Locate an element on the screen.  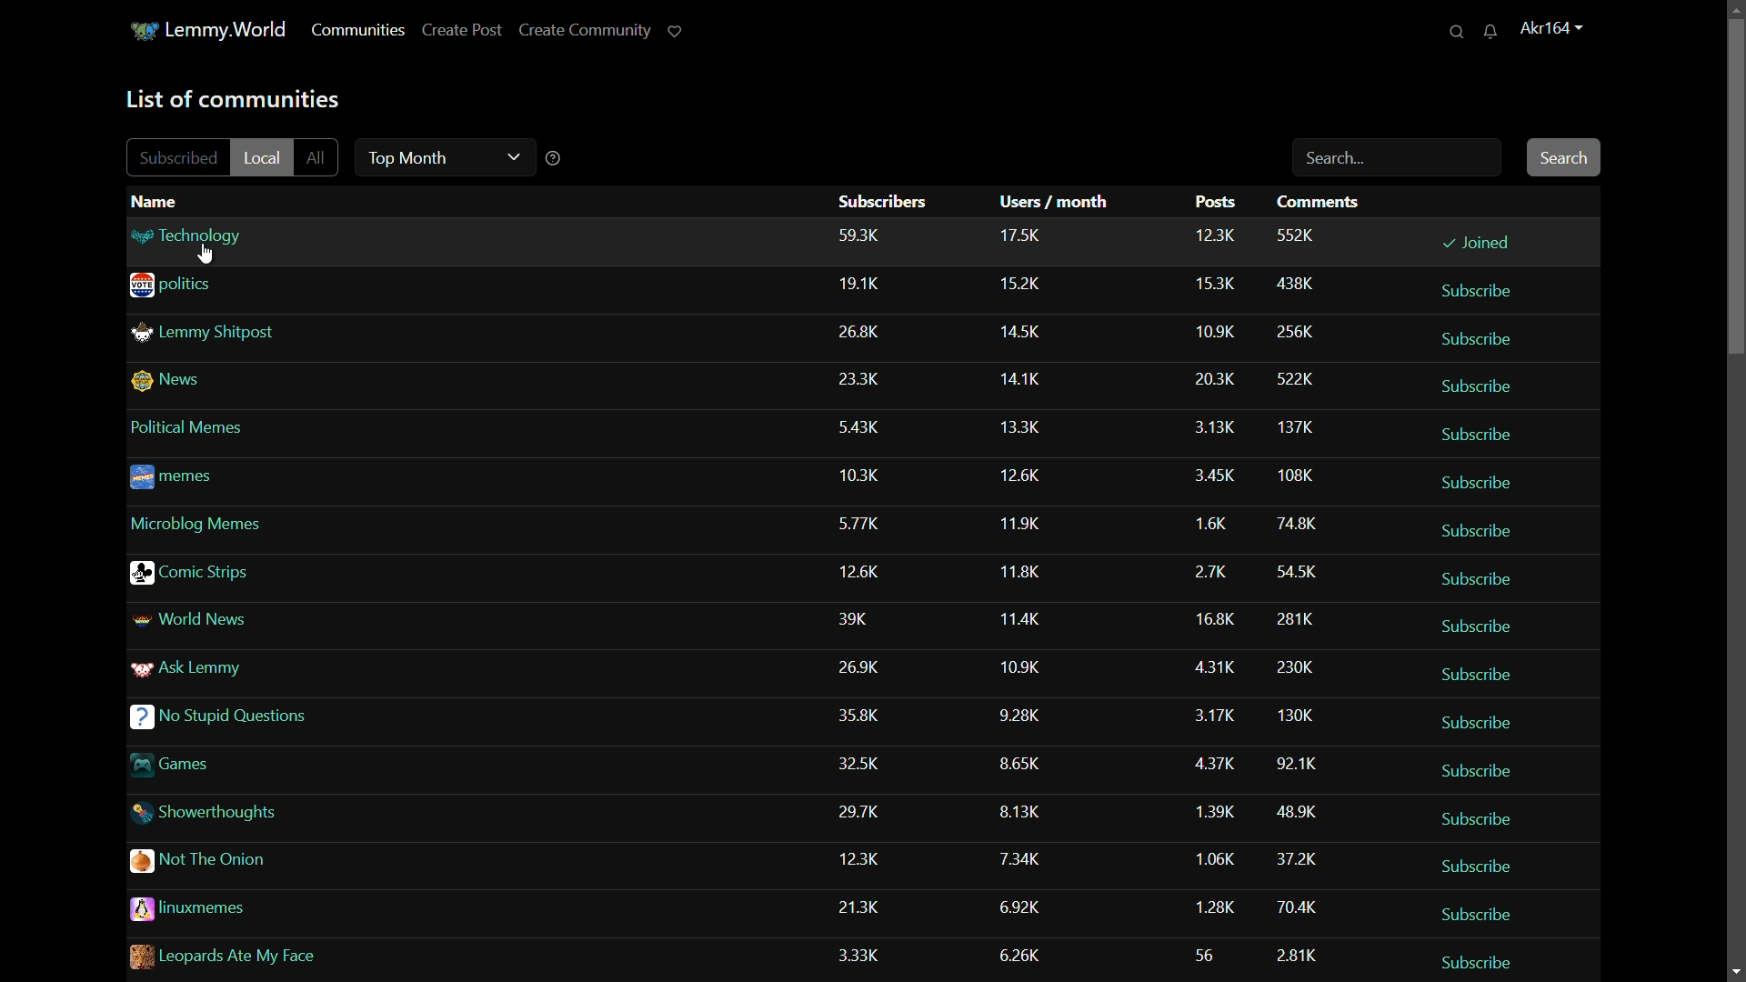
create community is located at coordinates (587, 32).